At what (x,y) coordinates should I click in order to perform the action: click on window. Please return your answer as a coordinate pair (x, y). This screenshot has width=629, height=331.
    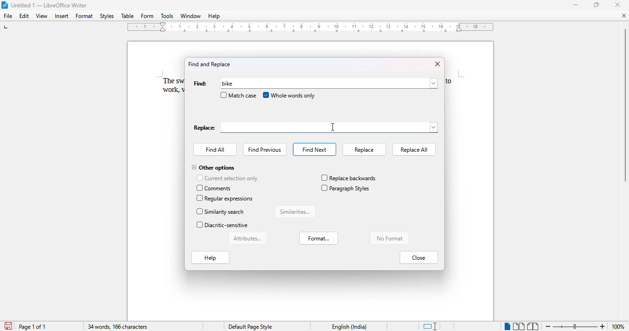
    Looking at the image, I should click on (190, 16).